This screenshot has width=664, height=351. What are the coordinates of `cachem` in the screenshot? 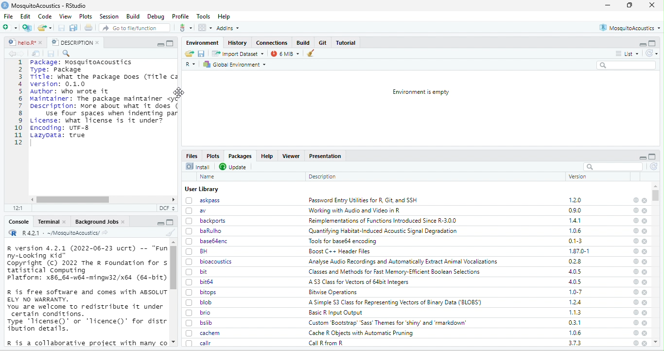 It's located at (202, 333).